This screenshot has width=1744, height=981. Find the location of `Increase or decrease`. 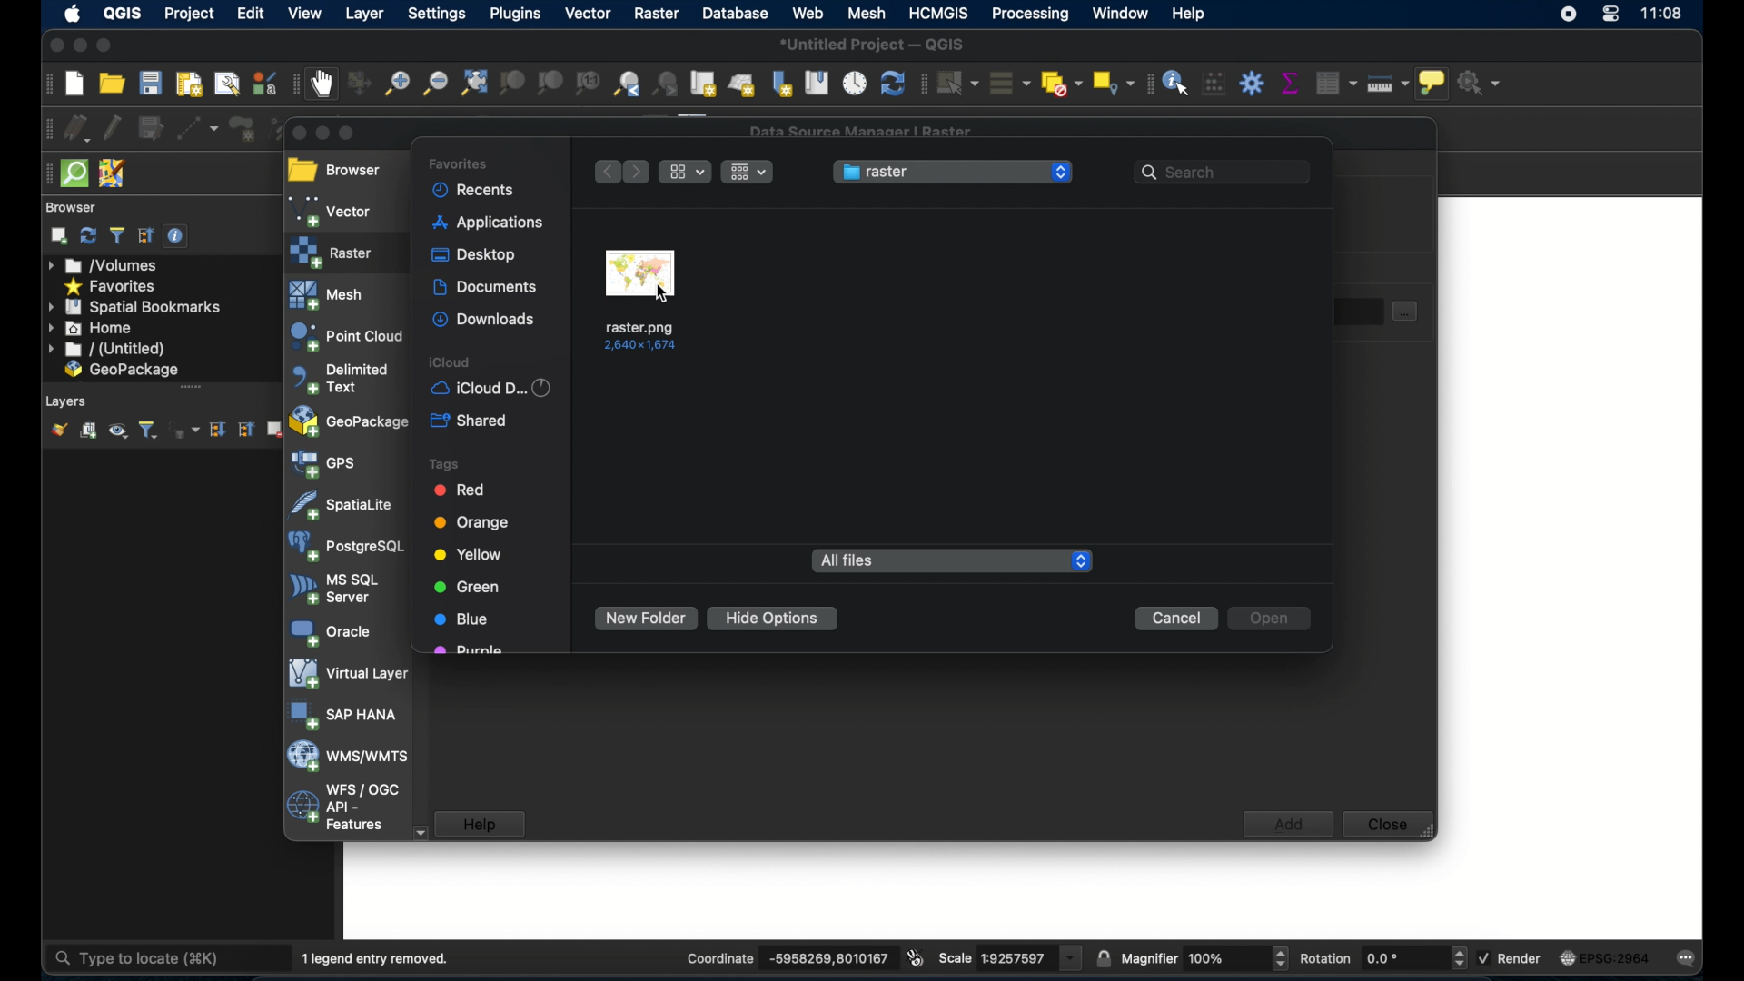

Increase or decrease is located at coordinates (1280, 958).